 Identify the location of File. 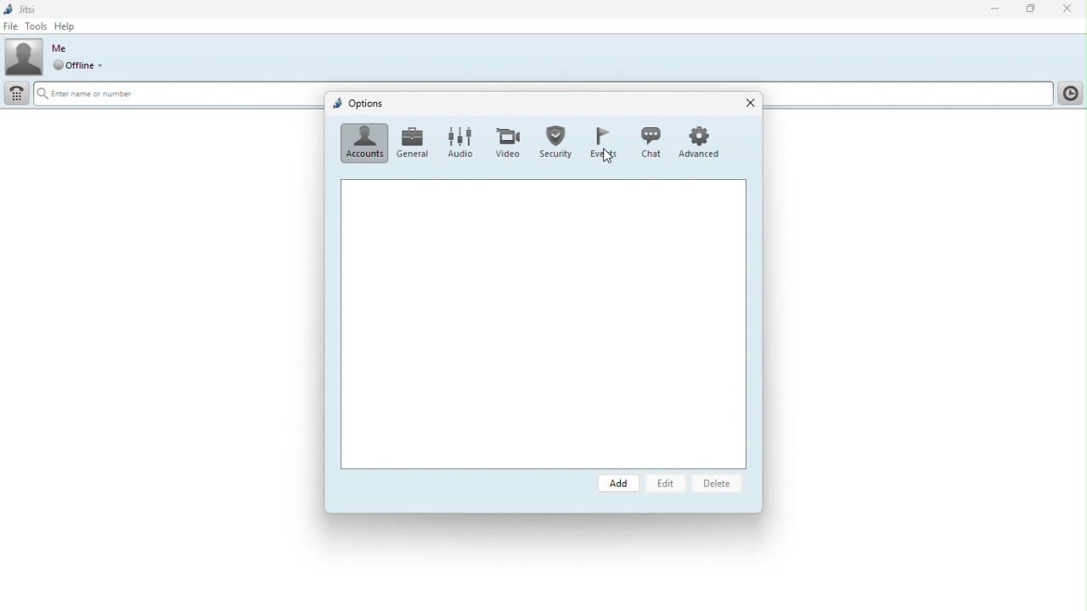
(10, 26).